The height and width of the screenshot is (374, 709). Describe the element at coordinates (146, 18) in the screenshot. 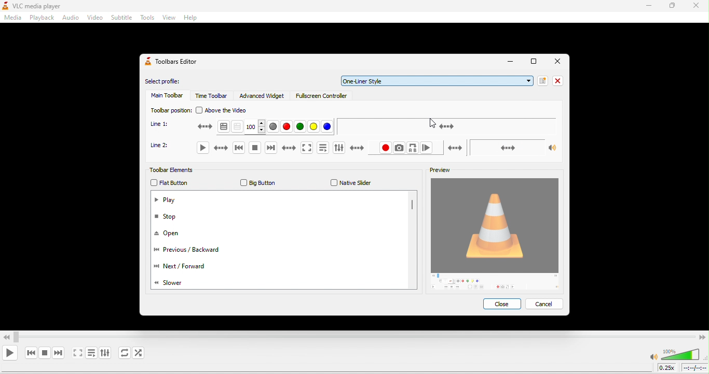

I see `tools` at that location.